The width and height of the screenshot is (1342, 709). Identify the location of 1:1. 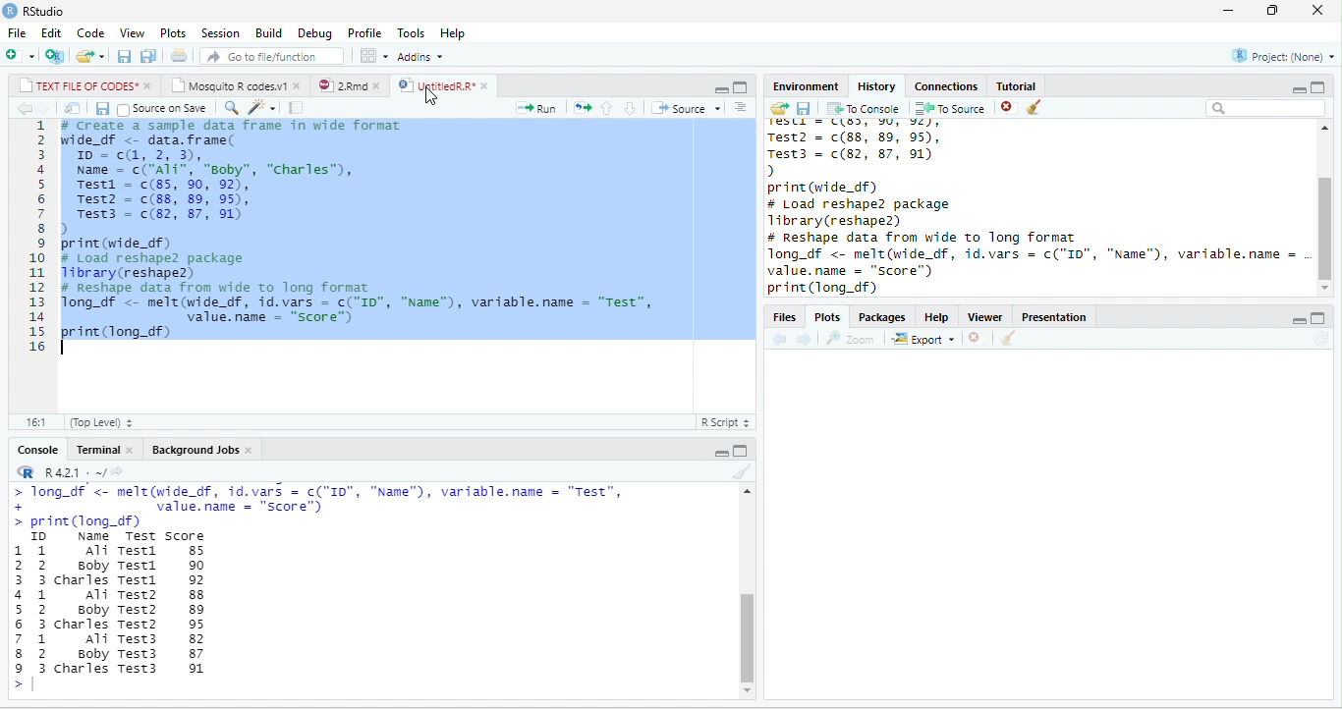
(34, 422).